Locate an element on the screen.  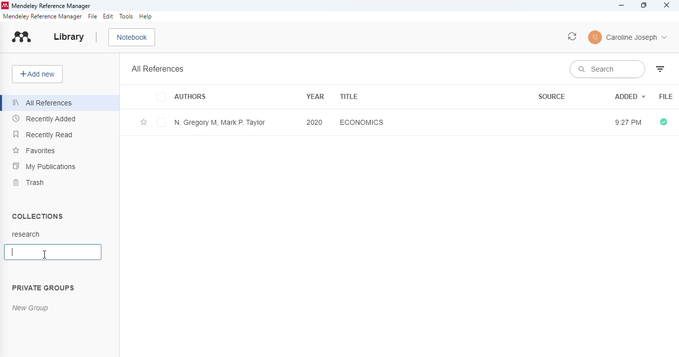
add this reference to favorites is located at coordinates (144, 123).